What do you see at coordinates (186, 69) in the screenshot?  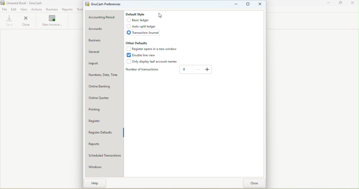 I see `0` at bounding box center [186, 69].